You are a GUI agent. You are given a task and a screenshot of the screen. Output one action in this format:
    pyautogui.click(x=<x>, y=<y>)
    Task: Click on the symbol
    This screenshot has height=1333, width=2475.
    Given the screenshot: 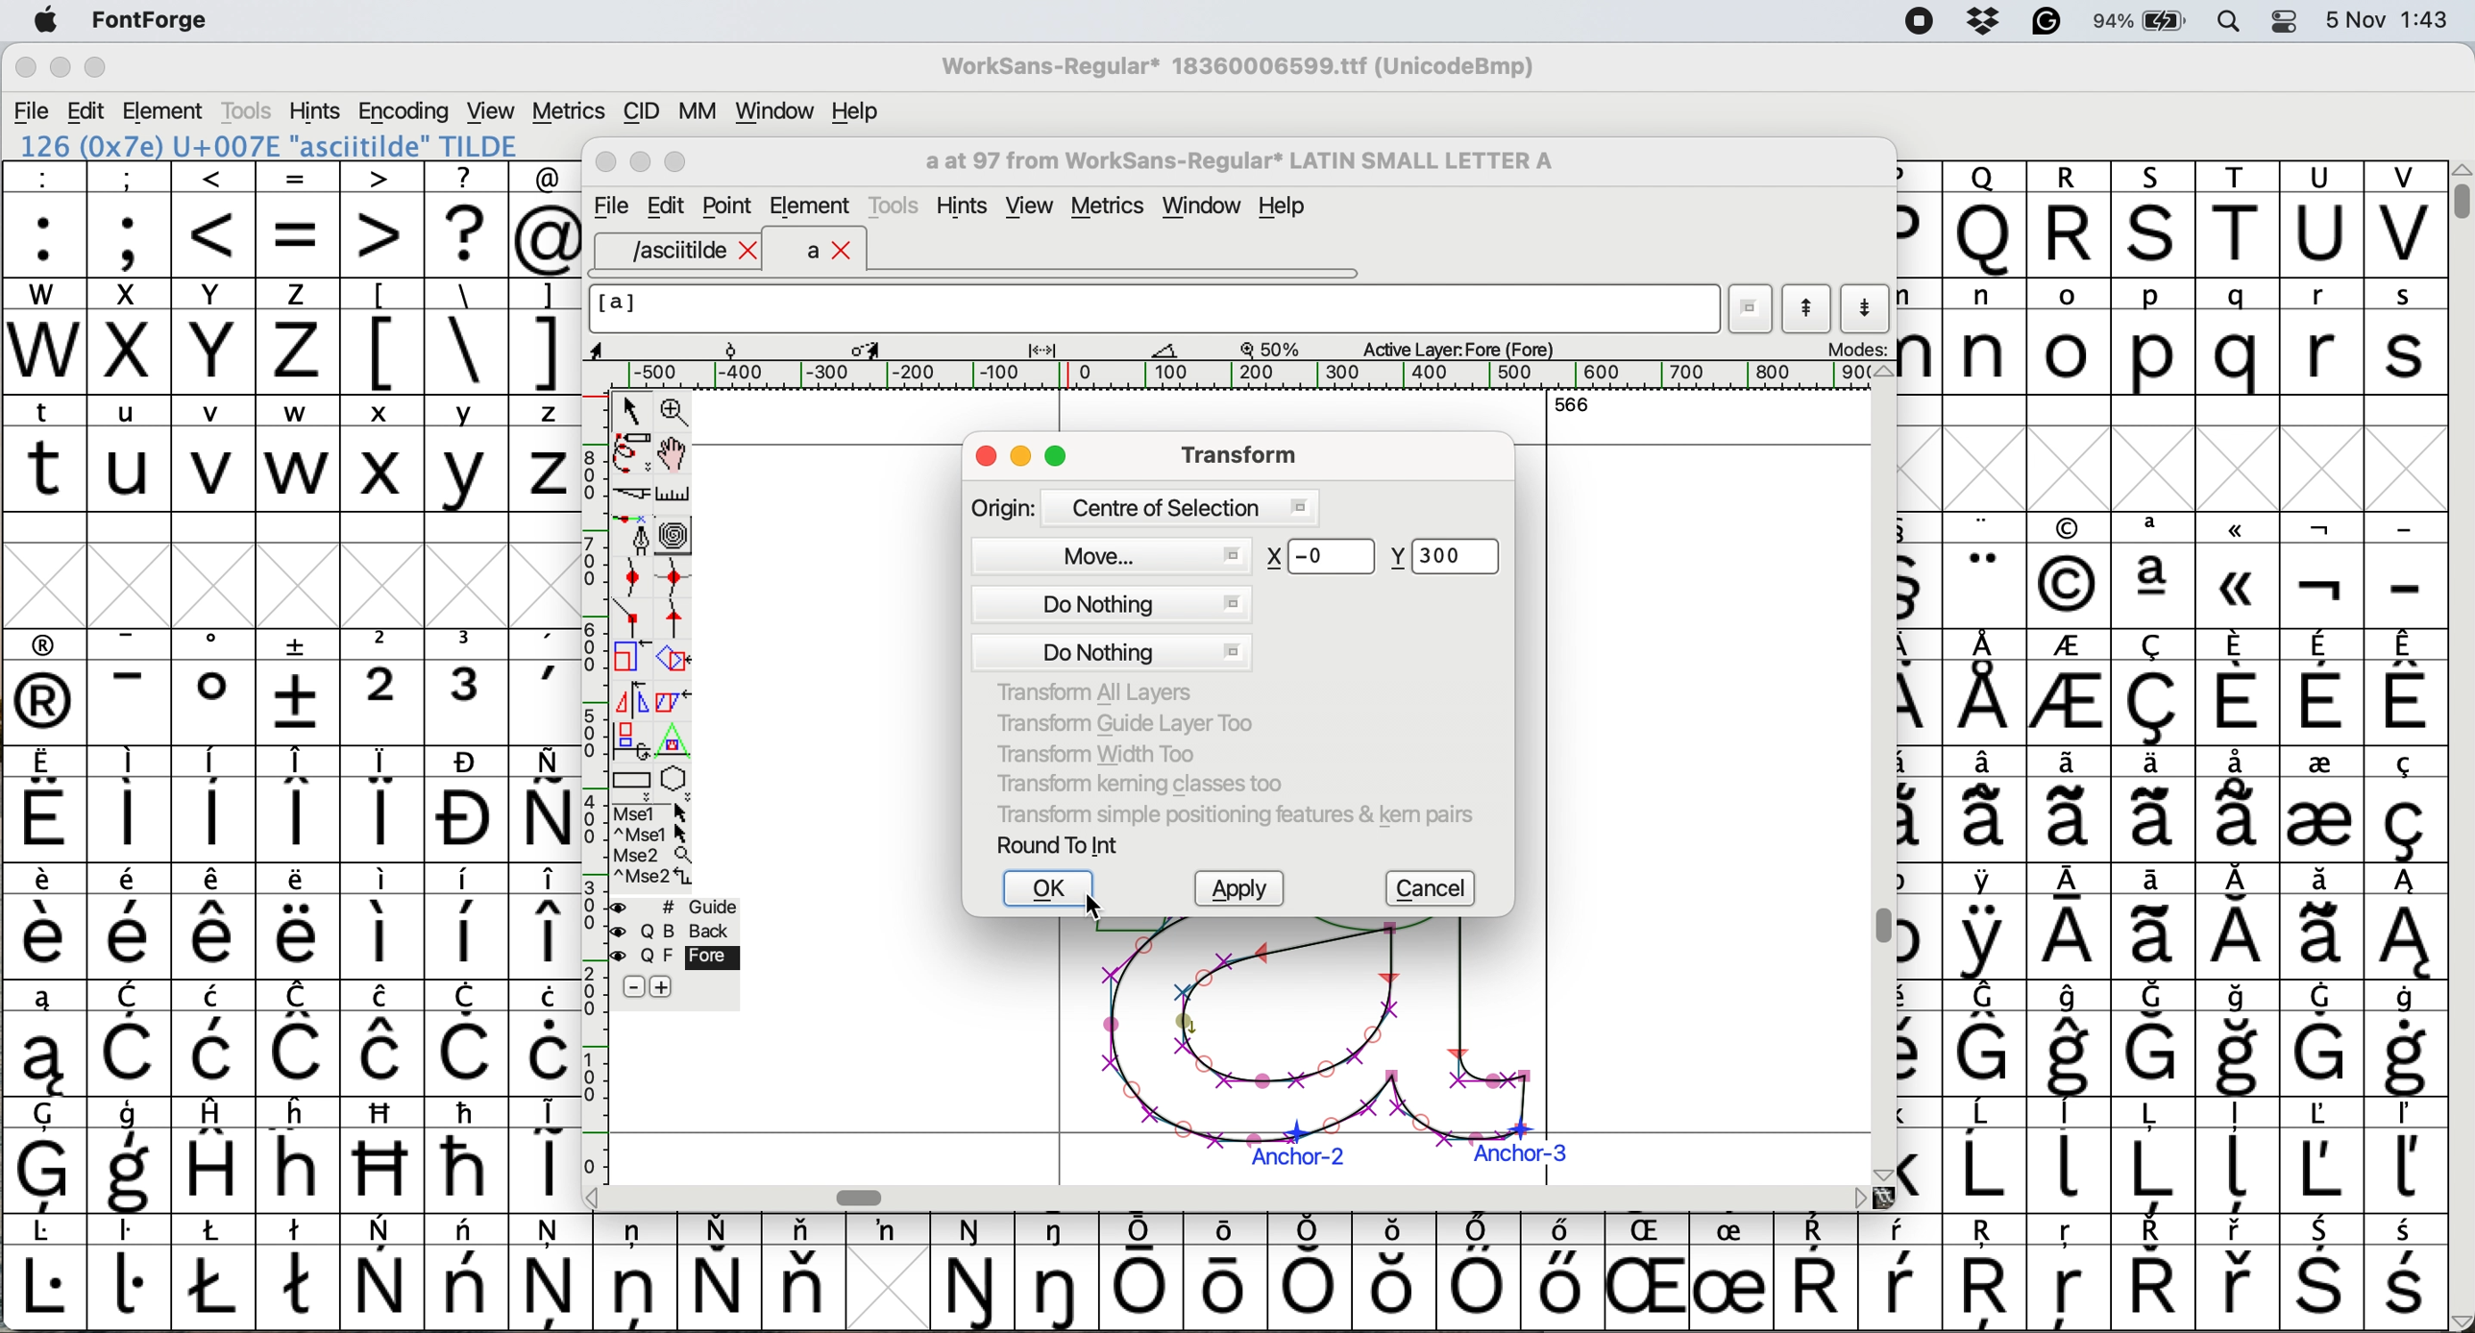 What is the action you would take?
    pyautogui.click(x=1987, y=688)
    